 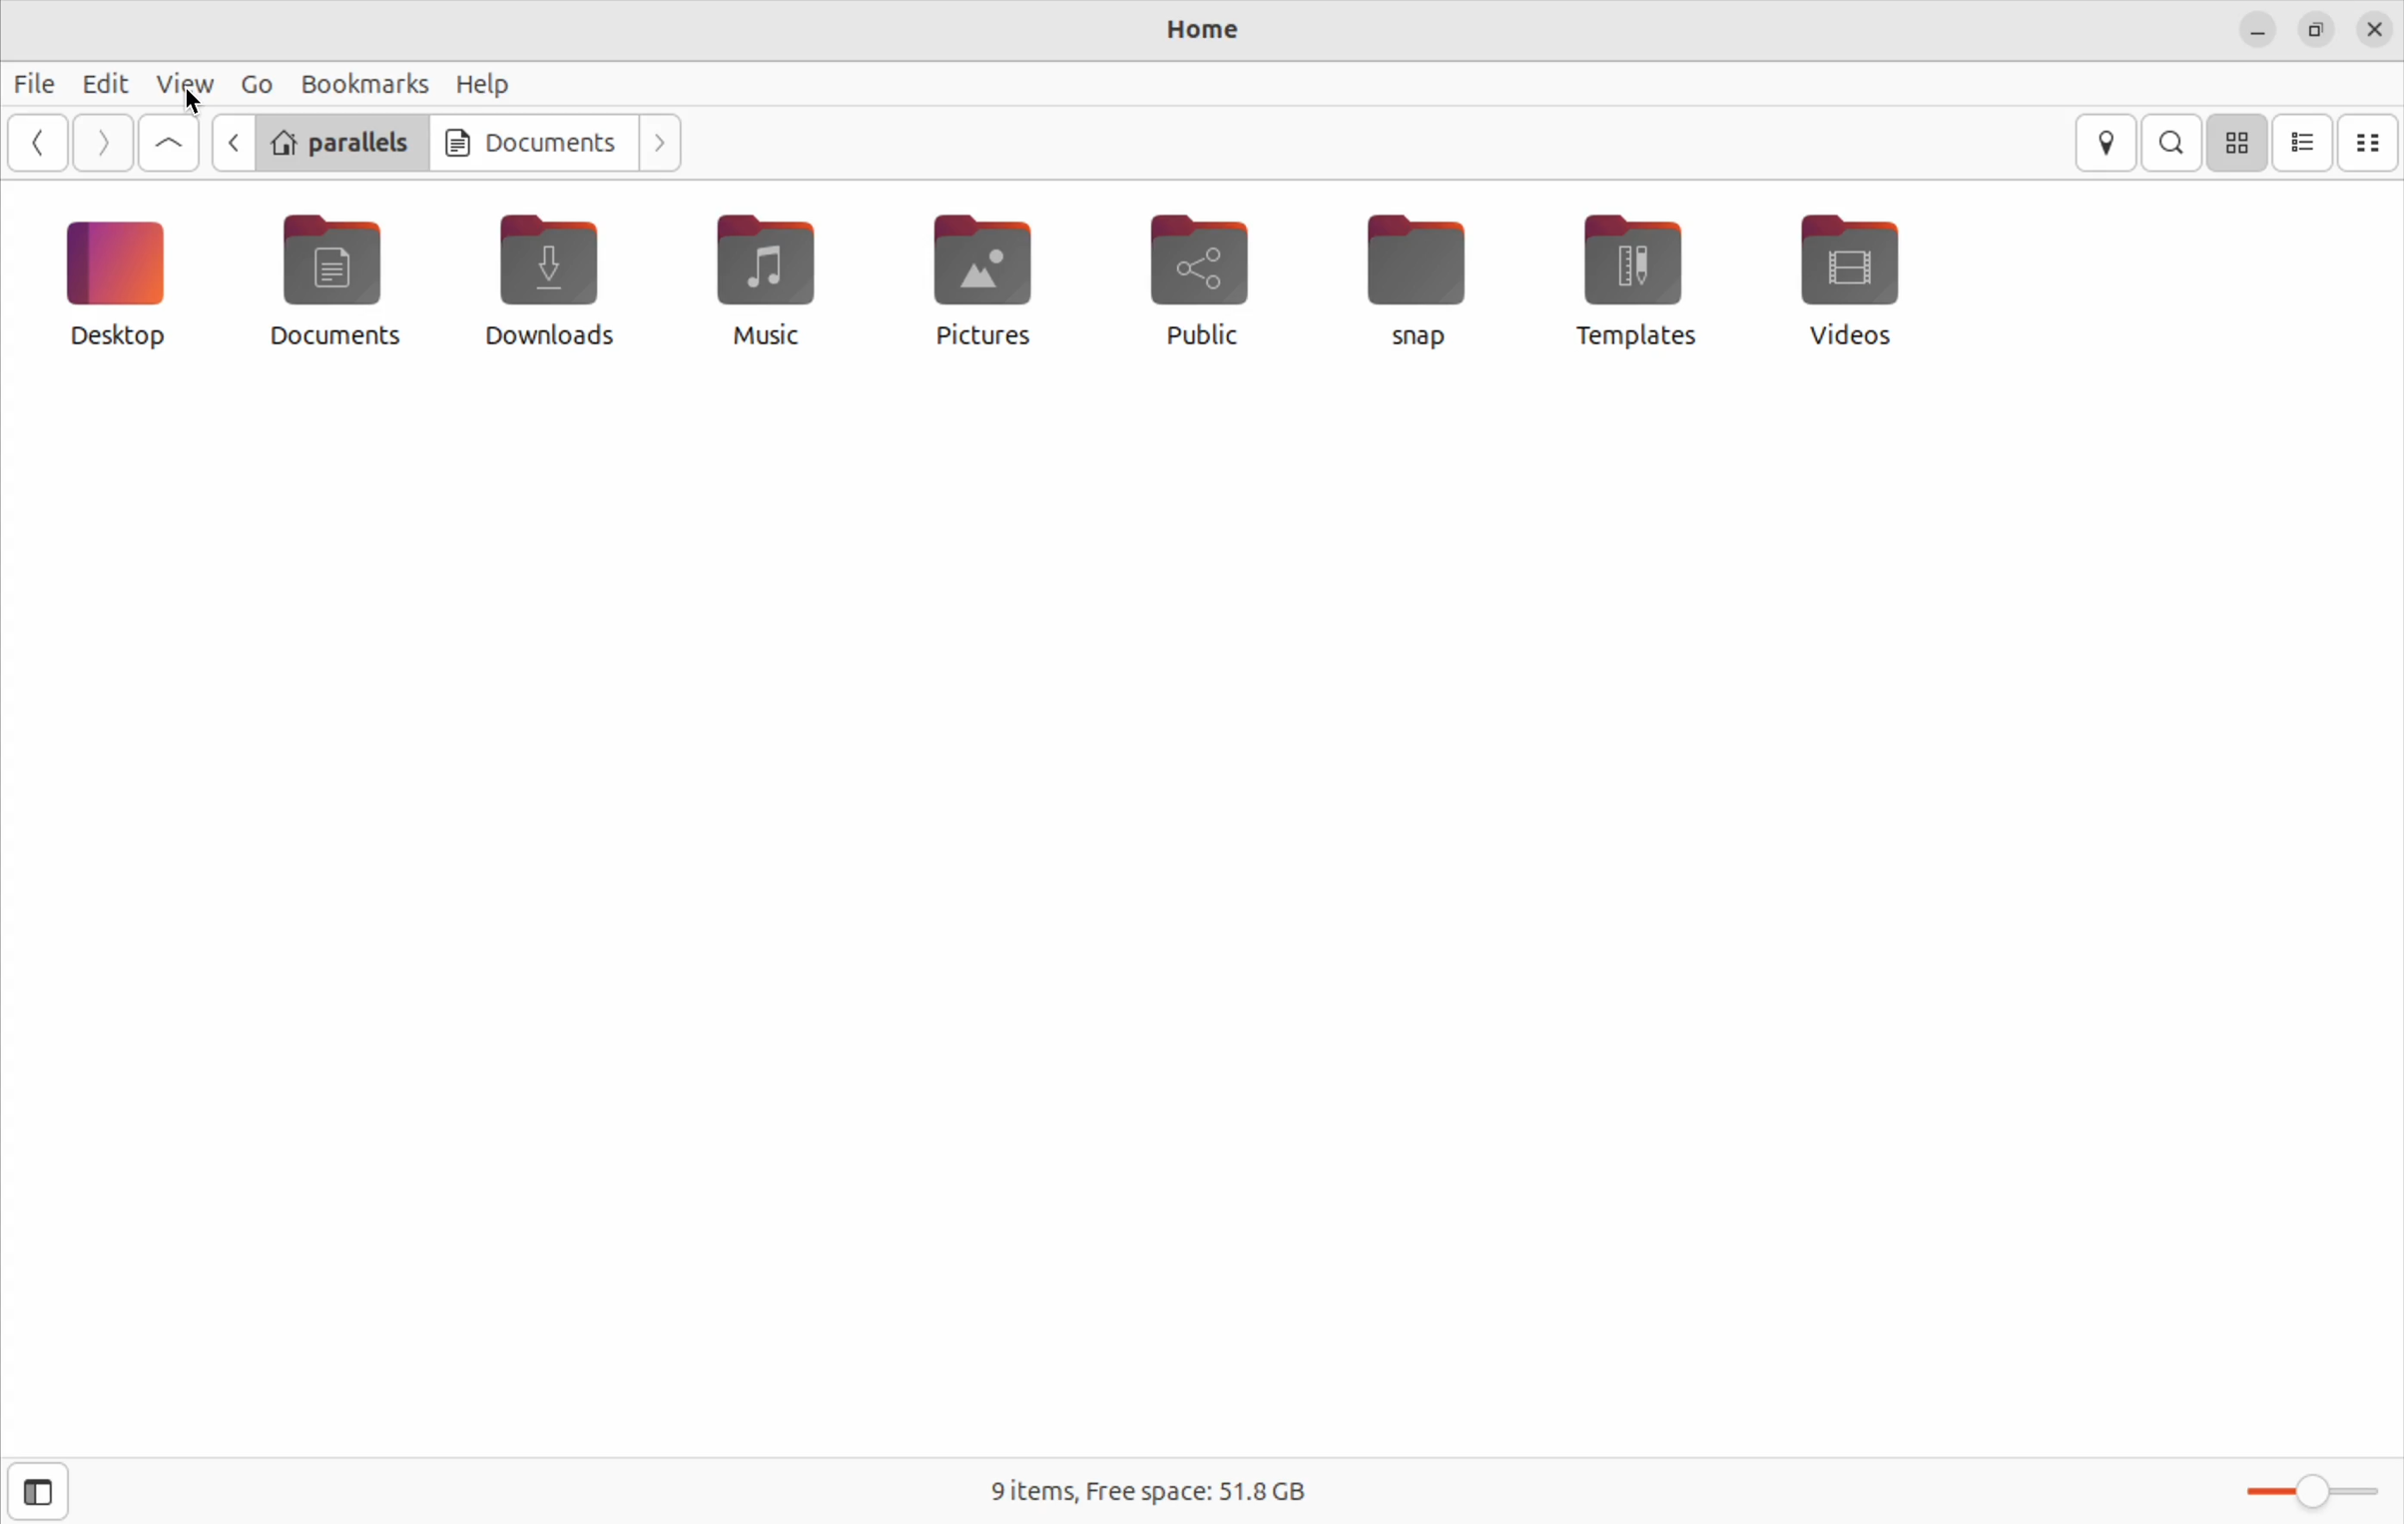 I want to click on locations, so click(x=2104, y=142).